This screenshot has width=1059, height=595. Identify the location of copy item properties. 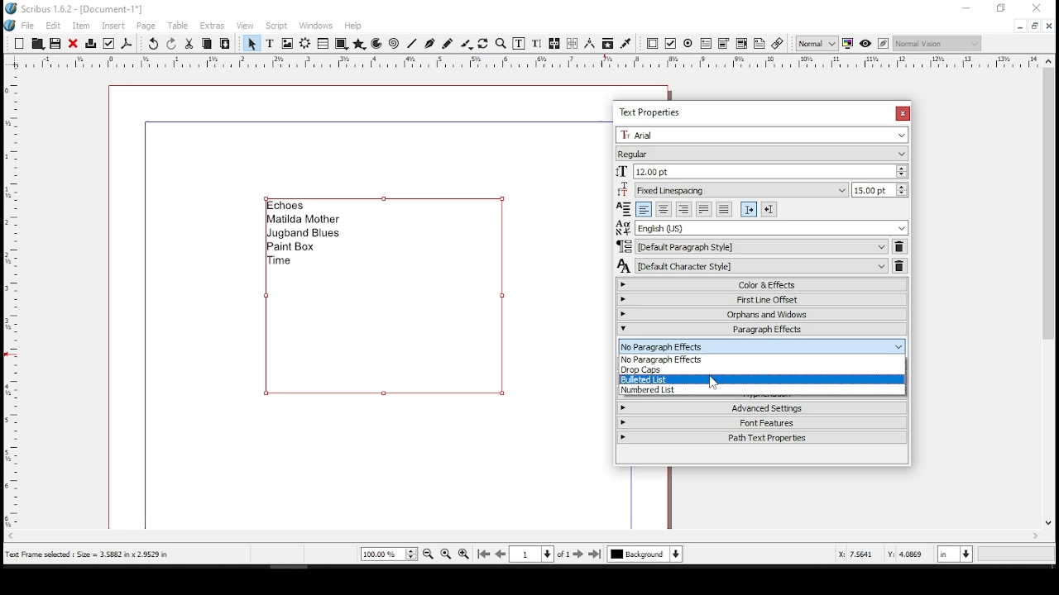
(606, 43).